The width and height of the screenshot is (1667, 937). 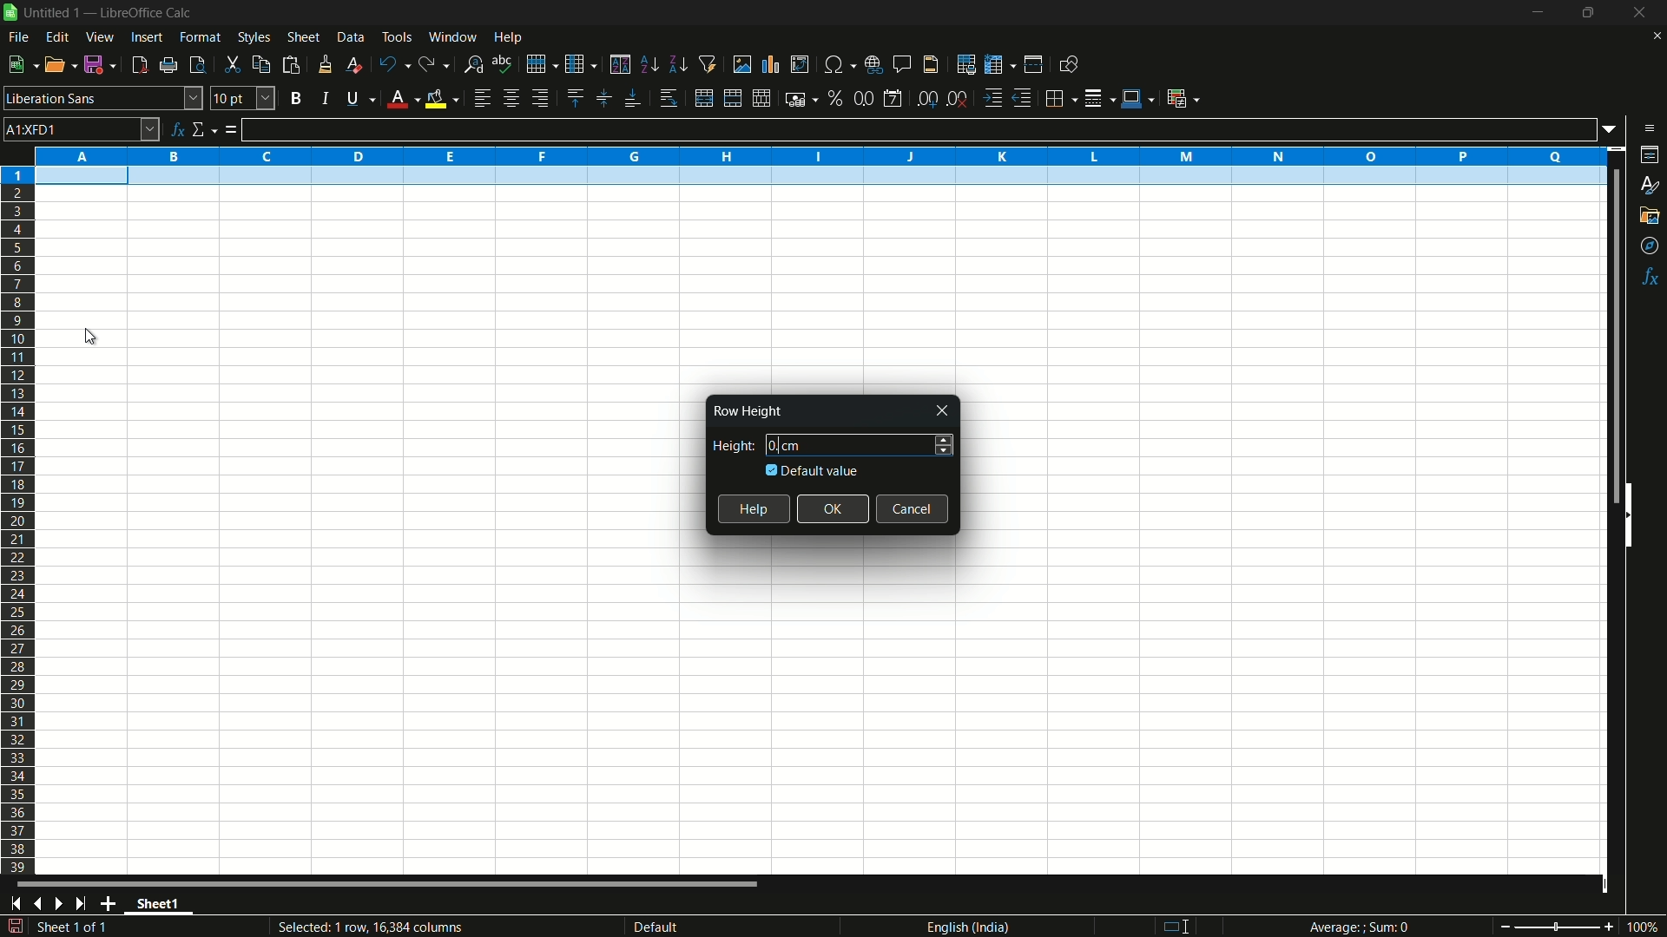 What do you see at coordinates (357, 100) in the screenshot?
I see `underline` at bounding box center [357, 100].